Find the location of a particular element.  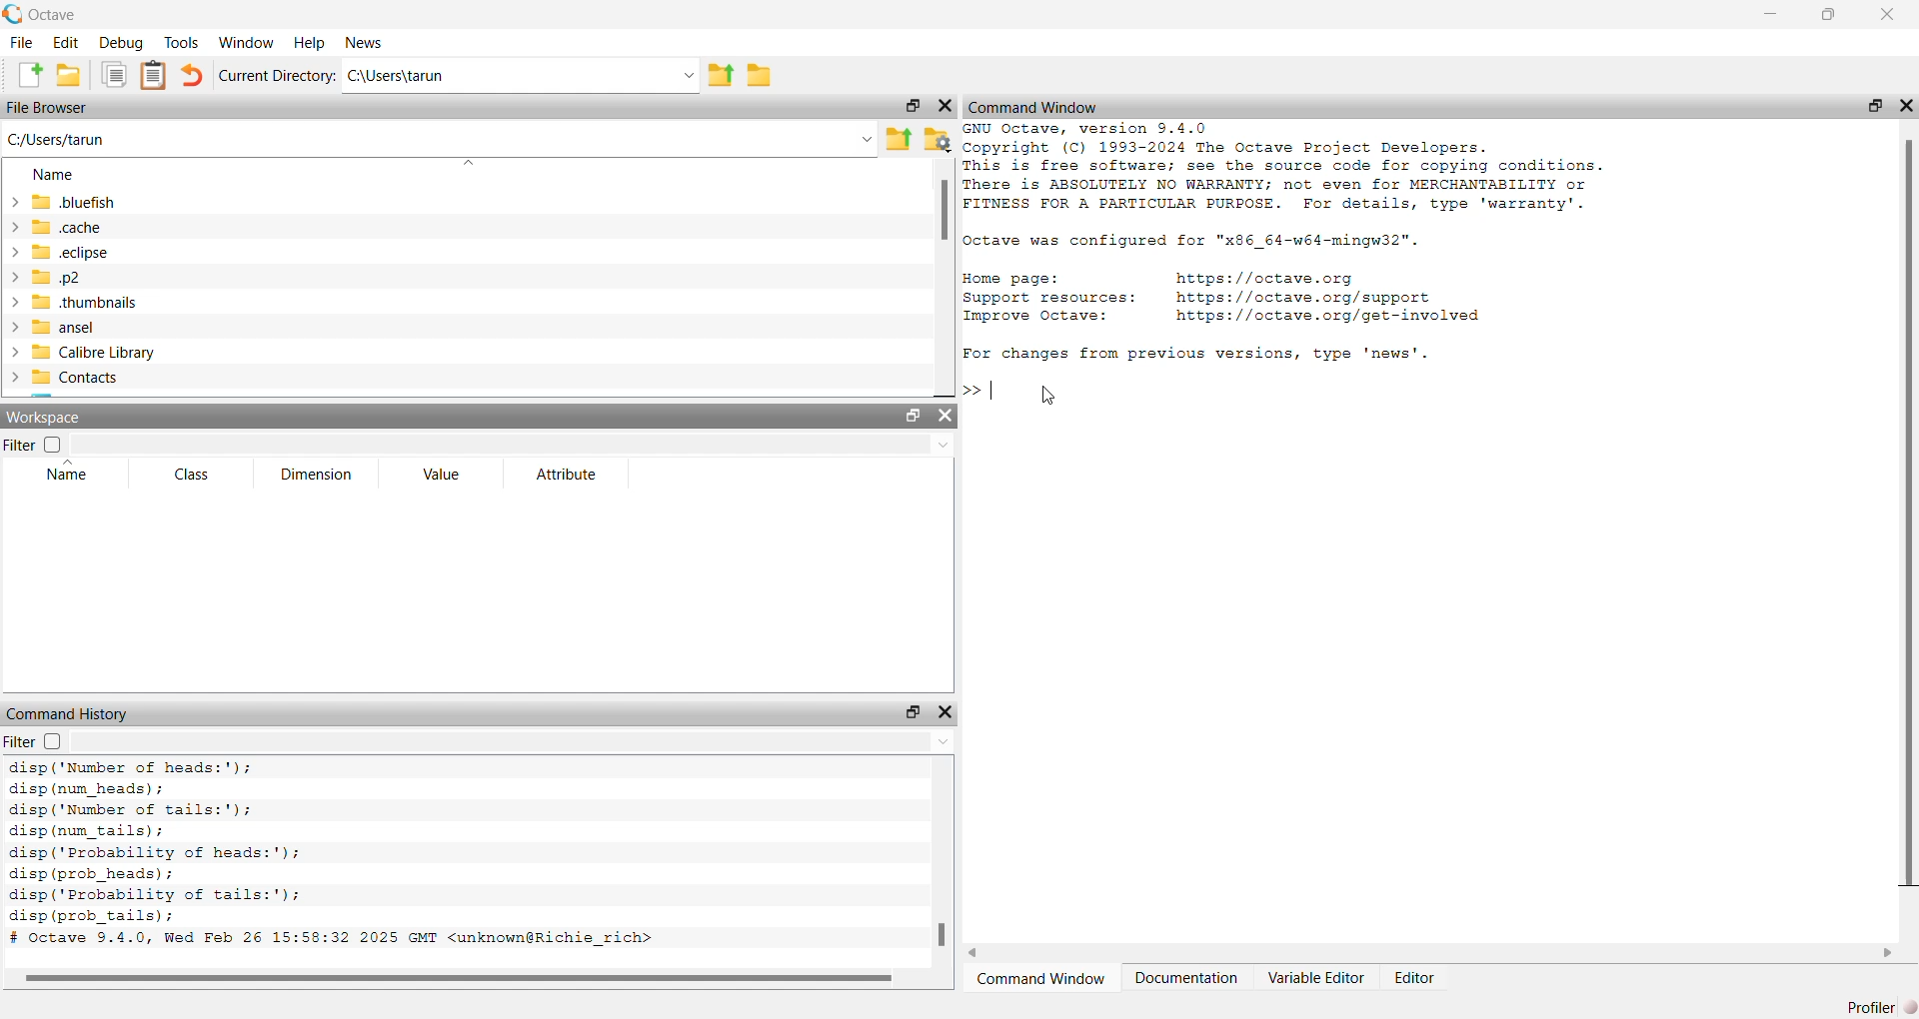

Value is located at coordinates (441, 476).